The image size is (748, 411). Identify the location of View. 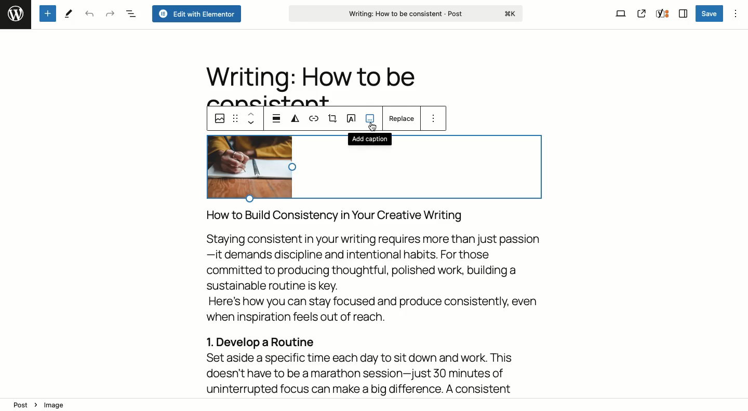
(621, 13).